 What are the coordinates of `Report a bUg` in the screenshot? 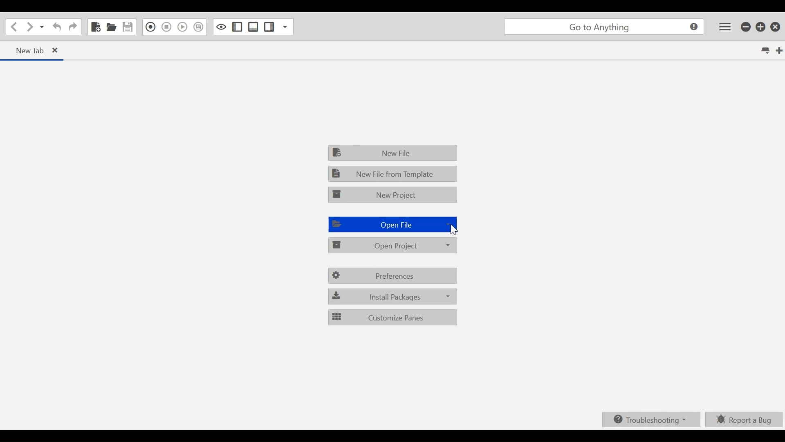 It's located at (744, 419).